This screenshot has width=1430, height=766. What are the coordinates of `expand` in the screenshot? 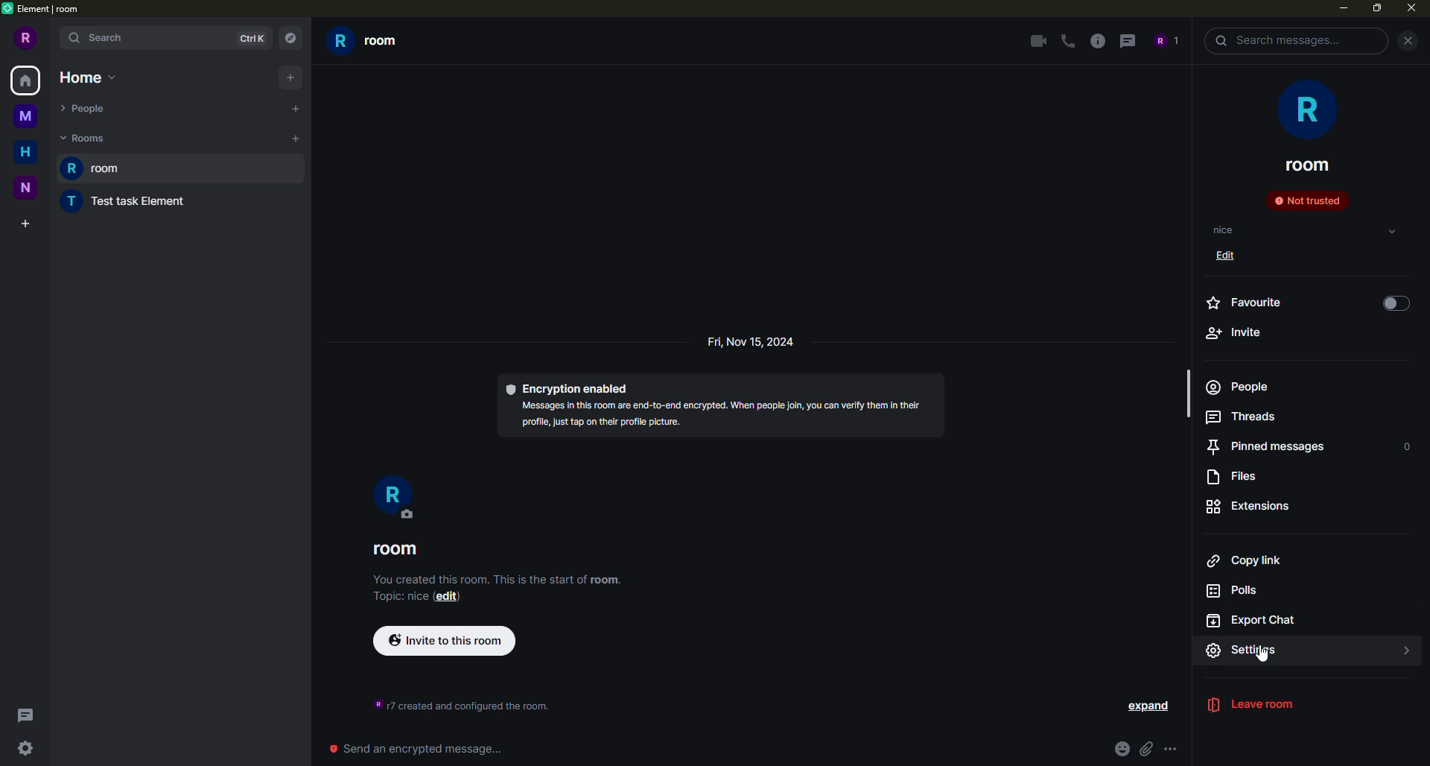 It's located at (1405, 651).